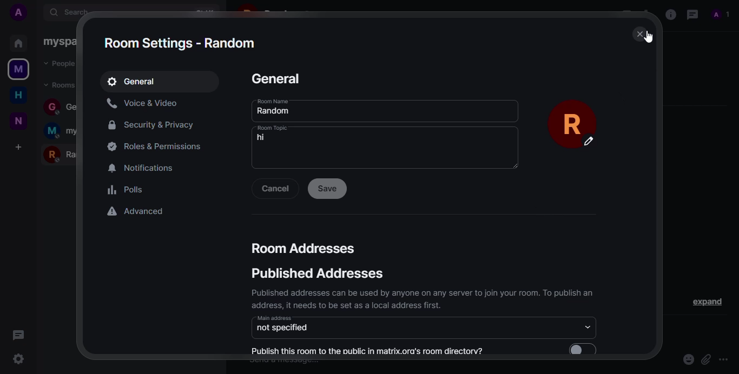  What do you see at coordinates (75, 12) in the screenshot?
I see `search` at bounding box center [75, 12].